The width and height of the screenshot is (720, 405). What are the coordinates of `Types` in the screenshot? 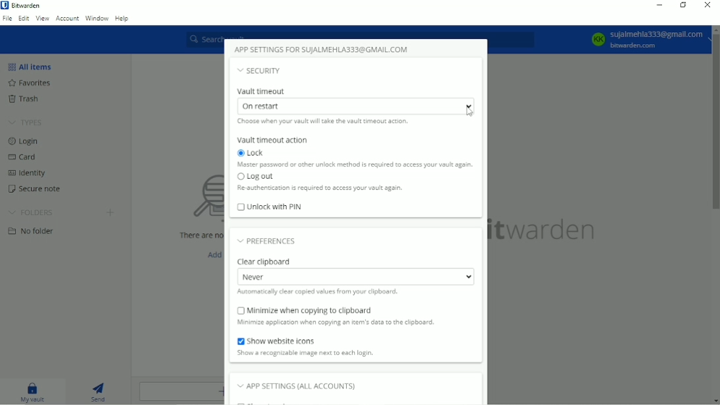 It's located at (26, 122).